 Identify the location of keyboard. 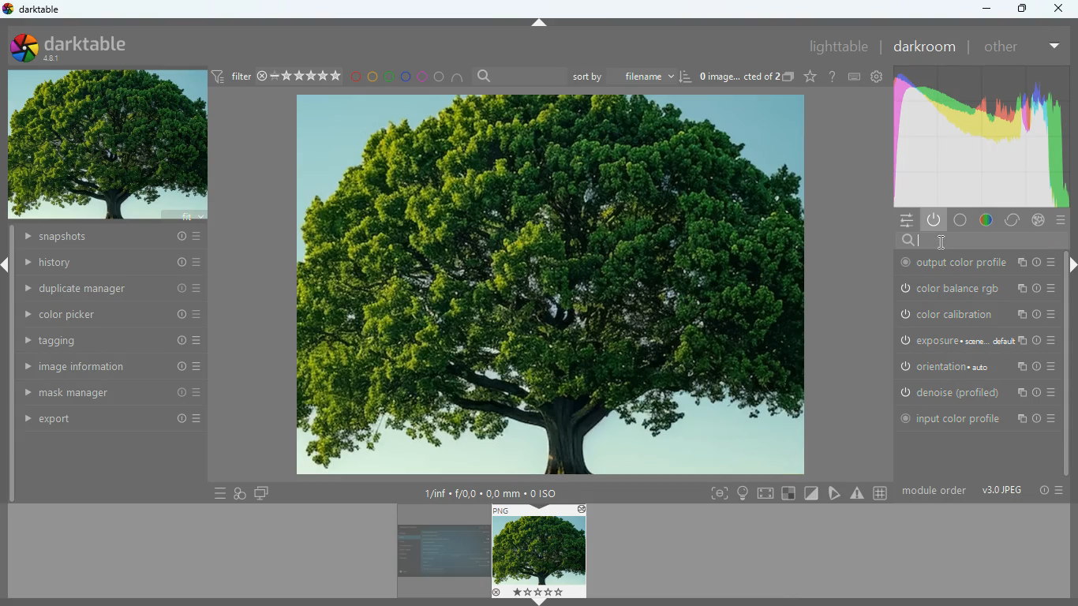
(854, 77).